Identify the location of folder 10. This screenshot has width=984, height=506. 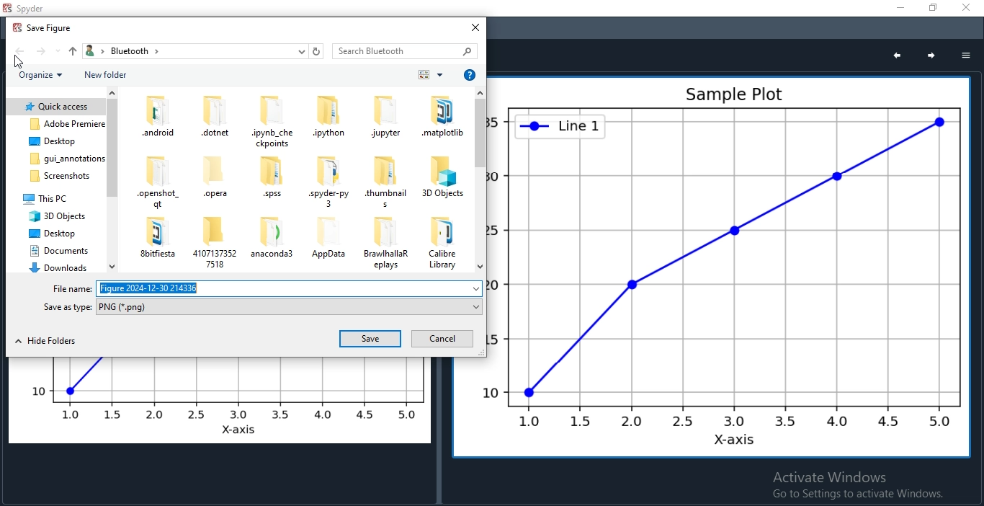
(58, 267).